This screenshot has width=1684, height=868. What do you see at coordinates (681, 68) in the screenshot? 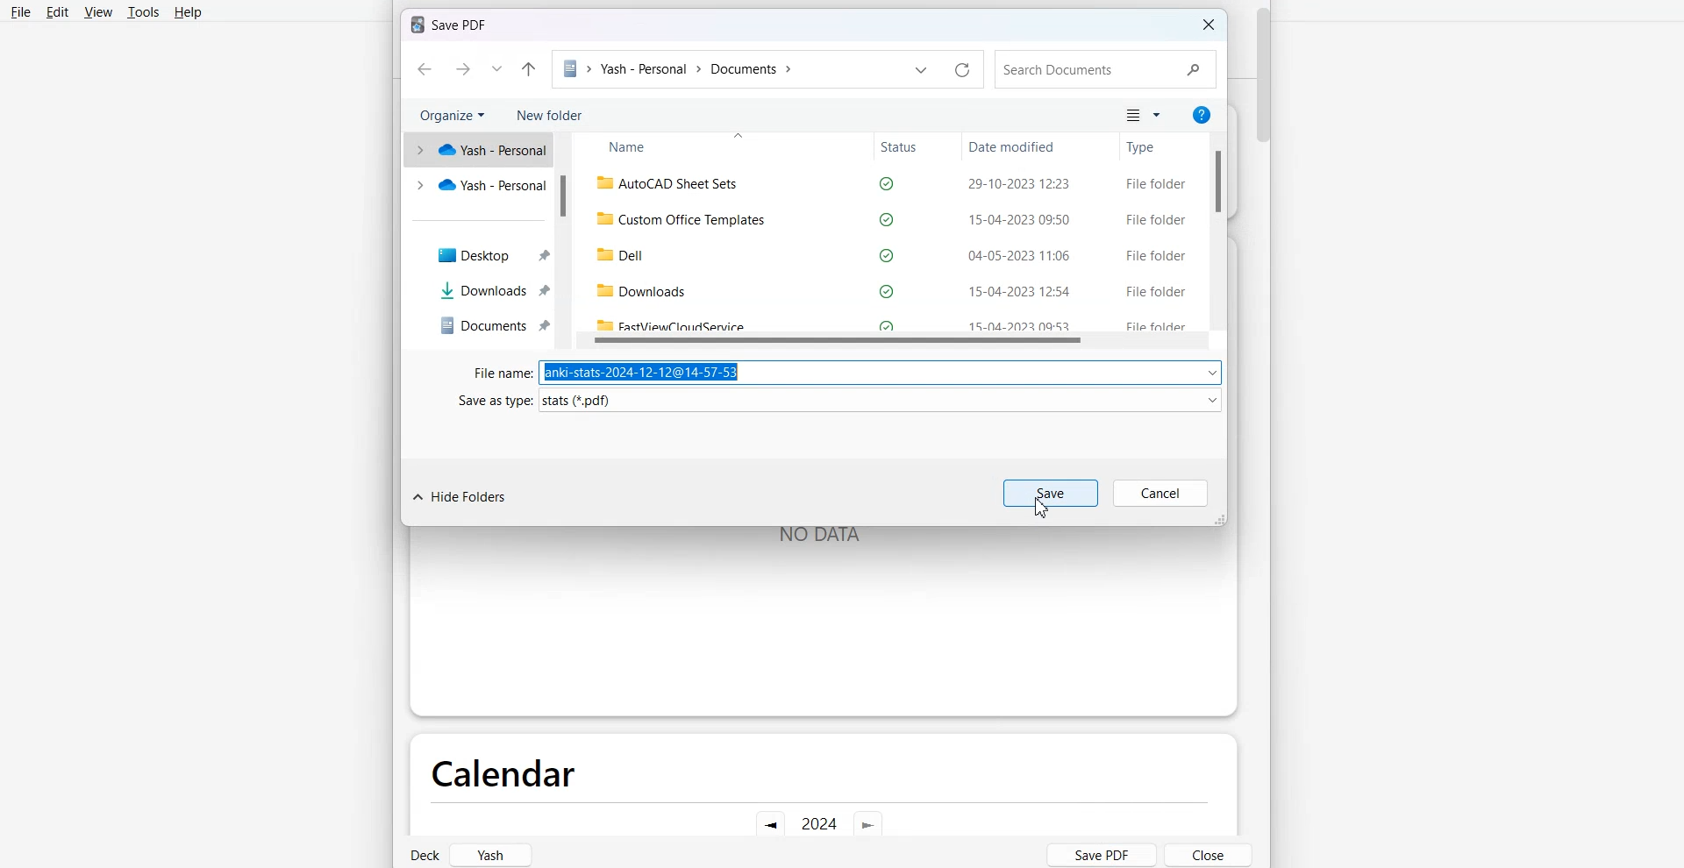
I see `File Path address` at bounding box center [681, 68].